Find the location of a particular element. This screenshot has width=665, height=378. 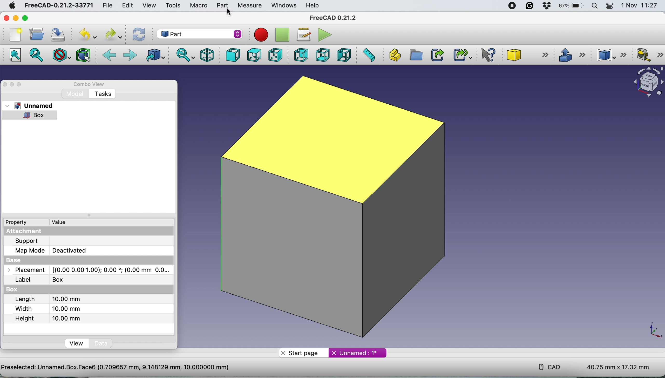

spotlight searc is located at coordinates (596, 7).